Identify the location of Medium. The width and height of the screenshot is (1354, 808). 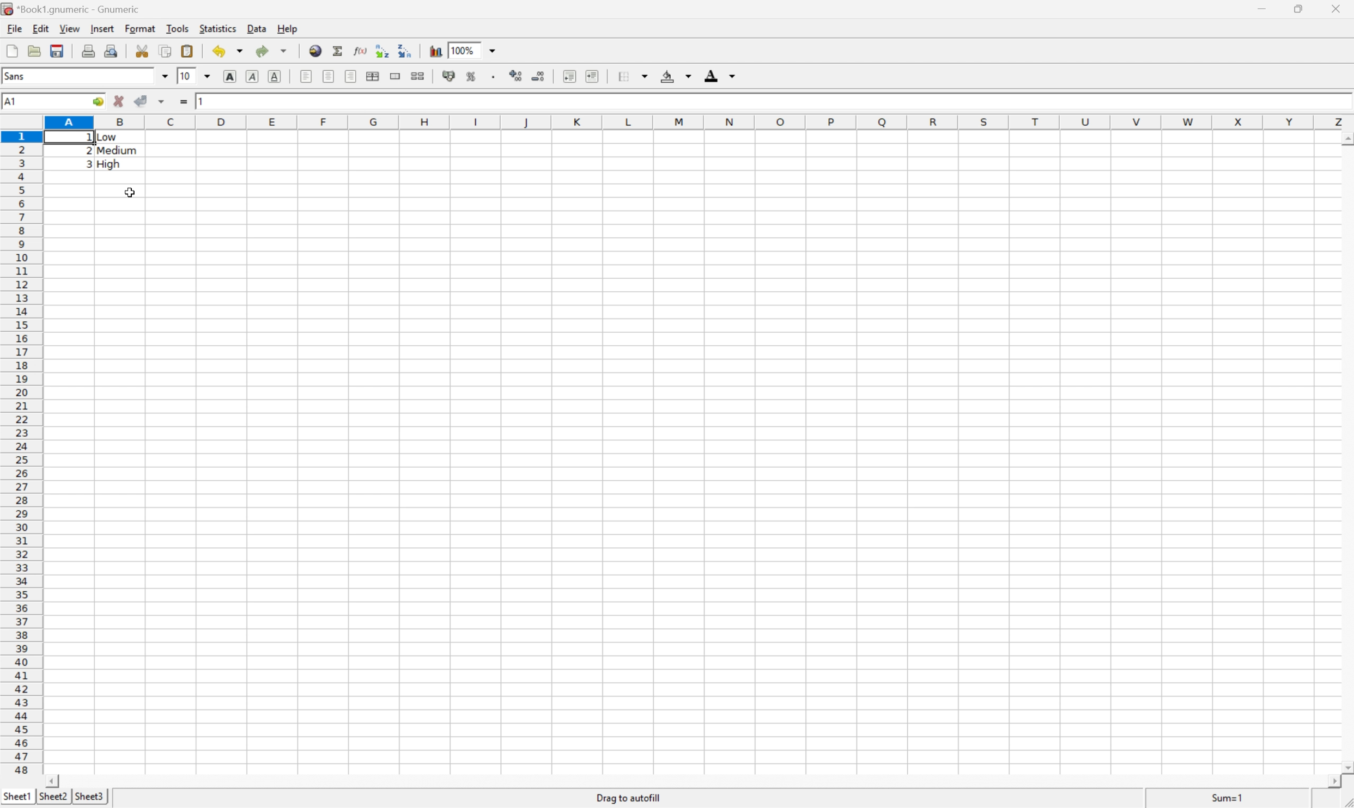
(117, 151).